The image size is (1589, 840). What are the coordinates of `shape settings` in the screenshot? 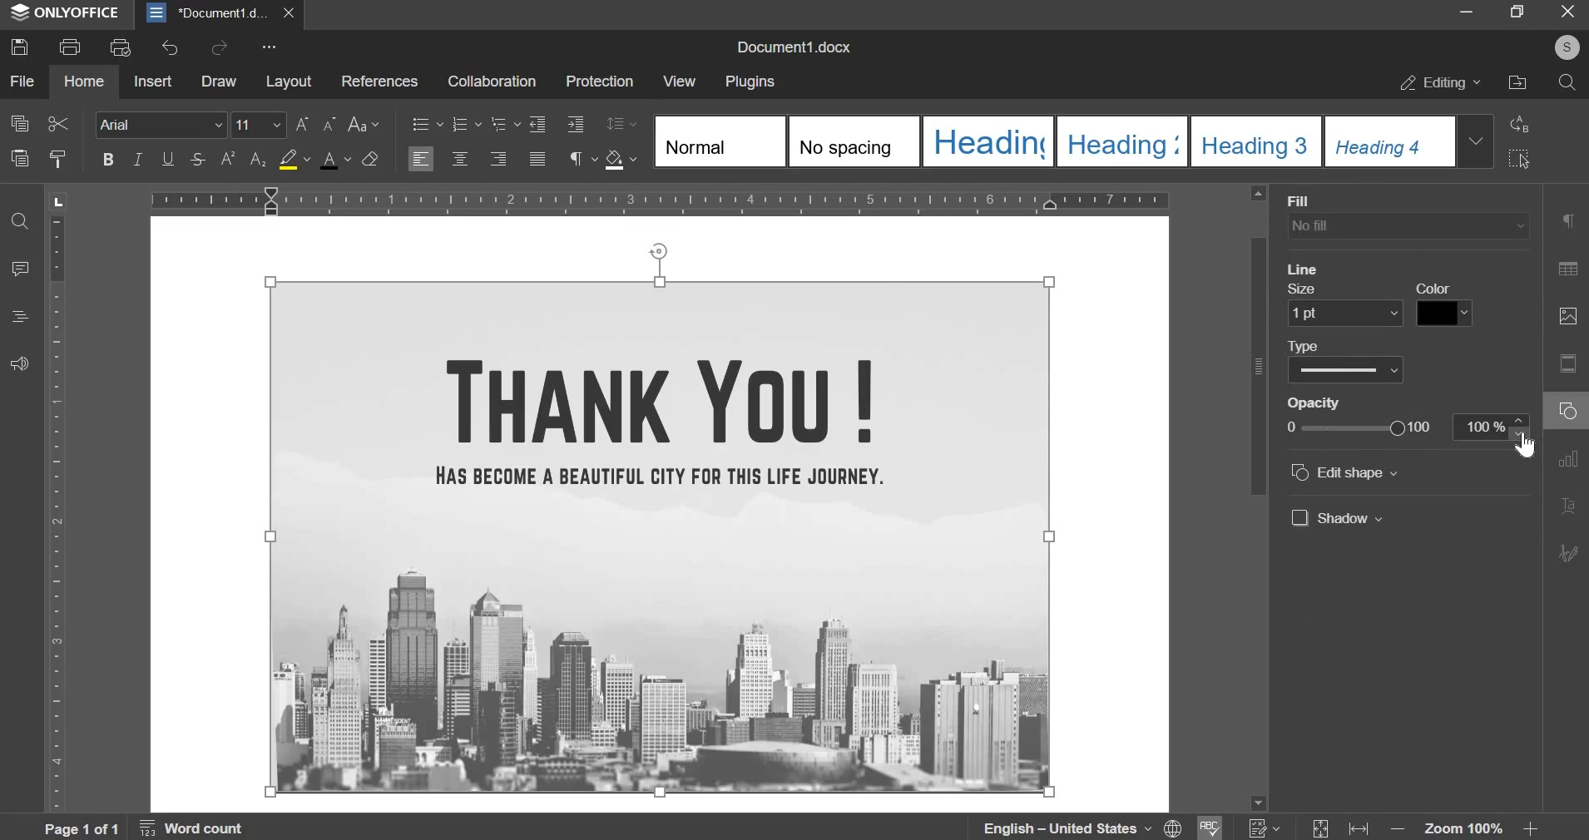 It's located at (1572, 410).